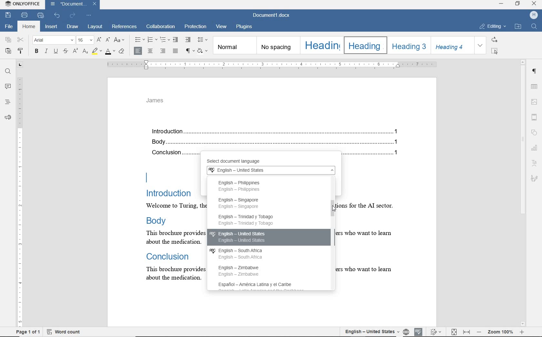 This screenshot has width=542, height=337. Describe the element at coordinates (364, 45) in the screenshot. I see `Heading 2` at that location.